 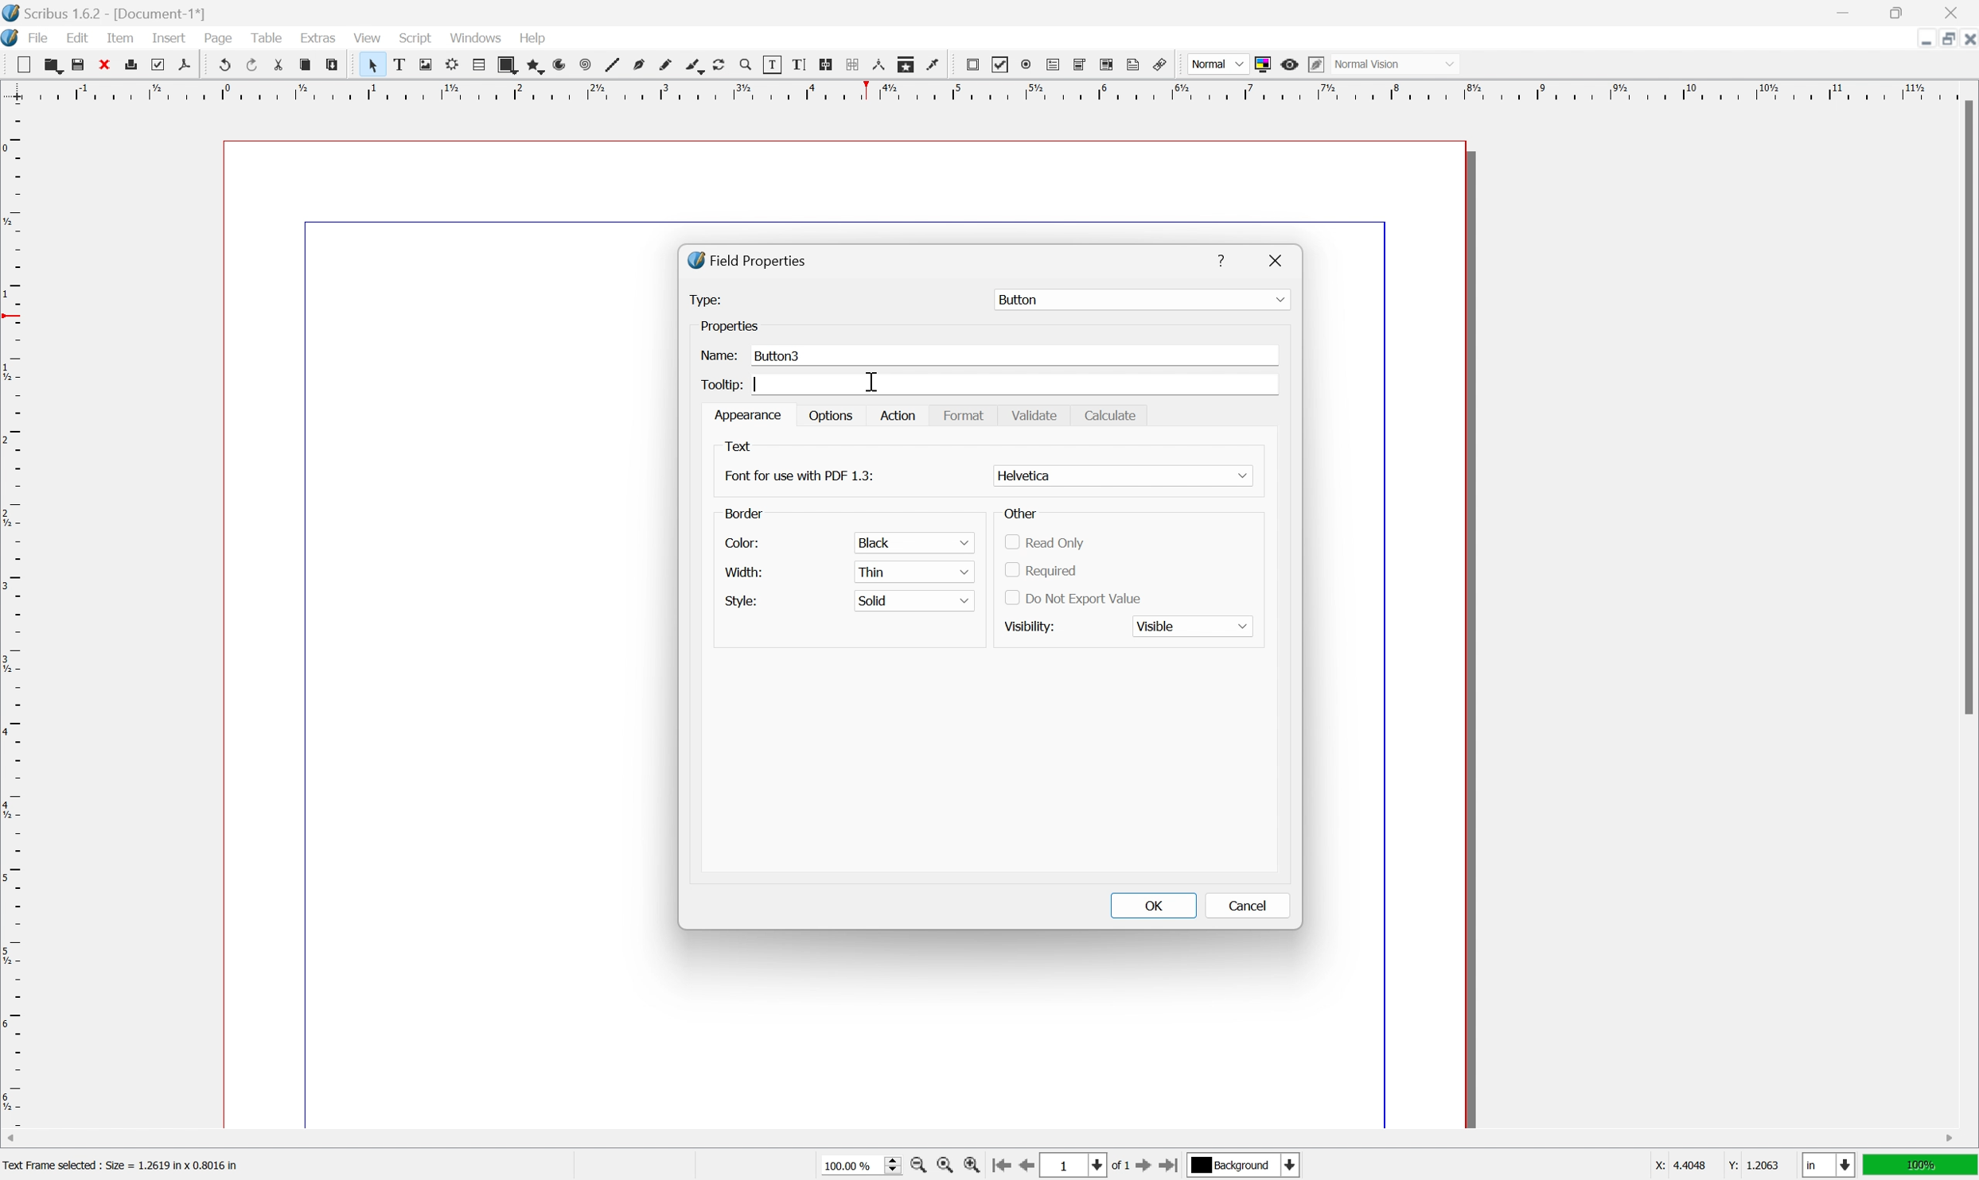 What do you see at coordinates (1034, 624) in the screenshot?
I see `visibility` at bounding box center [1034, 624].